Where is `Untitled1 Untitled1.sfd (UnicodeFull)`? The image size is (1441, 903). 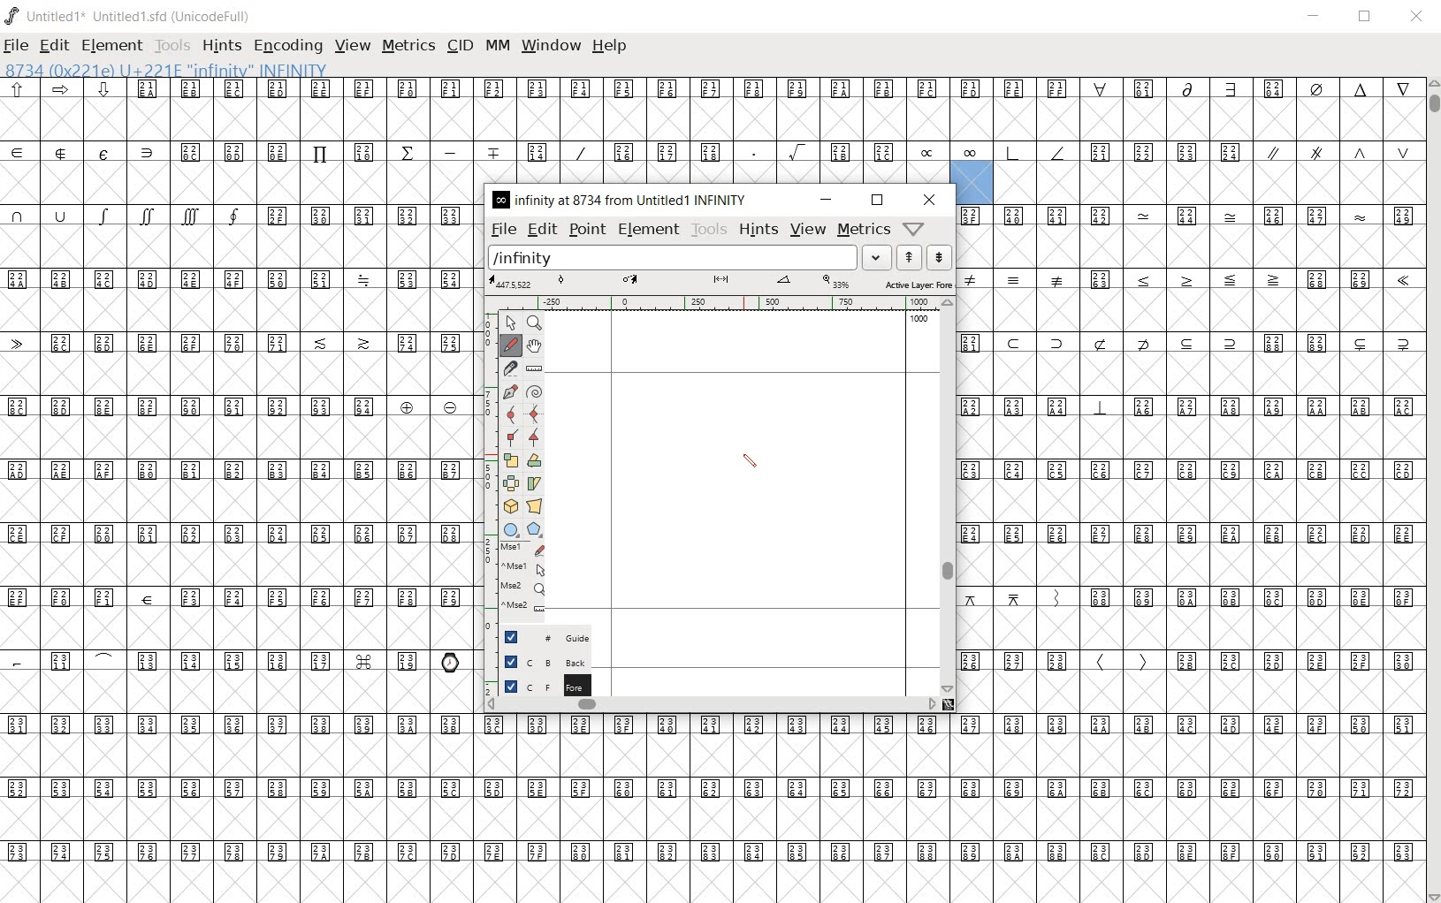
Untitled1 Untitled1.sfd (UnicodeFull) is located at coordinates (133, 20).